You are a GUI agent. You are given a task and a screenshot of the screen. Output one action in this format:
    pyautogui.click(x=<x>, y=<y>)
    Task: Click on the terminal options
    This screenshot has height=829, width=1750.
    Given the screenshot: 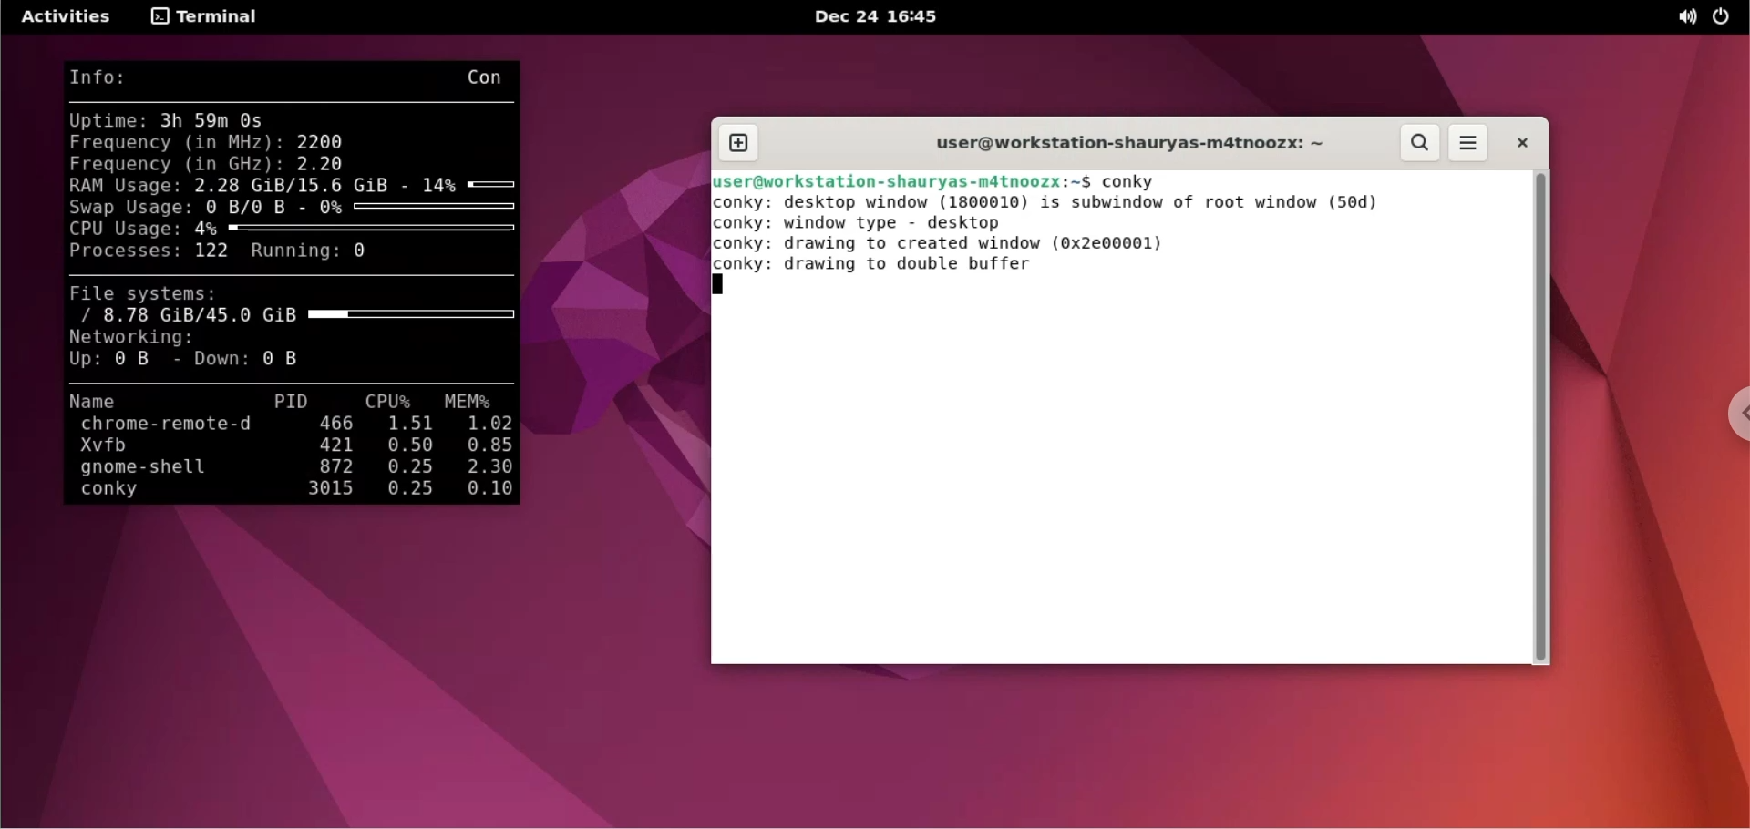 What is the action you would take?
    pyautogui.click(x=203, y=19)
    